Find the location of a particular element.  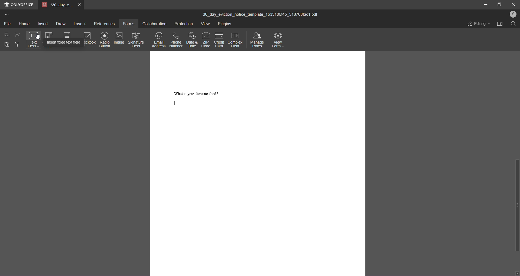

date and time is located at coordinates (192, 40).